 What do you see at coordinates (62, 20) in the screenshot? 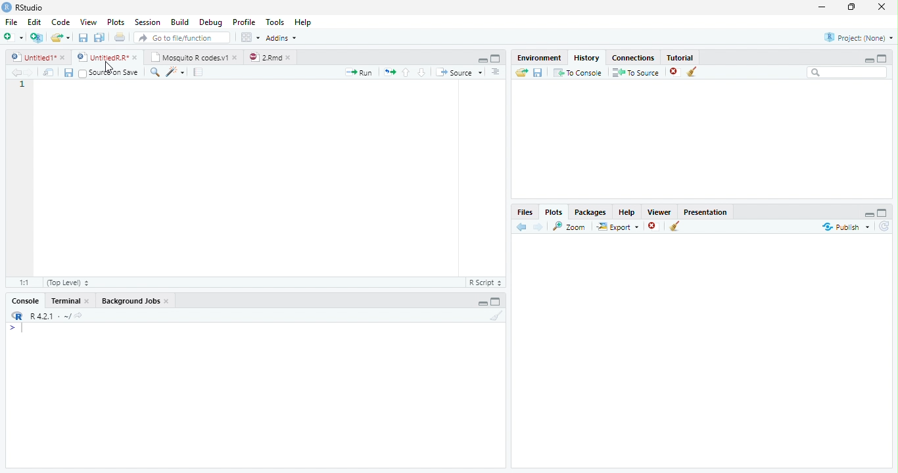
I see `Code` at bounding box center [62, 20].